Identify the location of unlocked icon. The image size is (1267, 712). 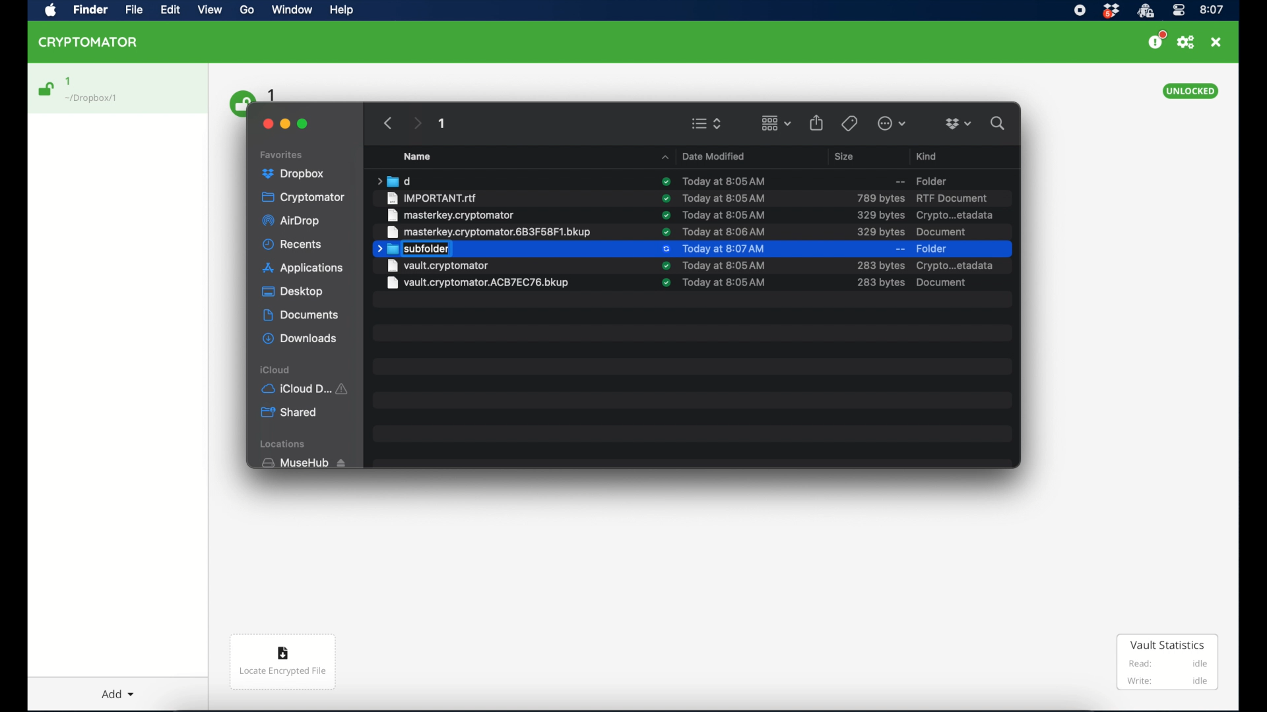
(47, 89).